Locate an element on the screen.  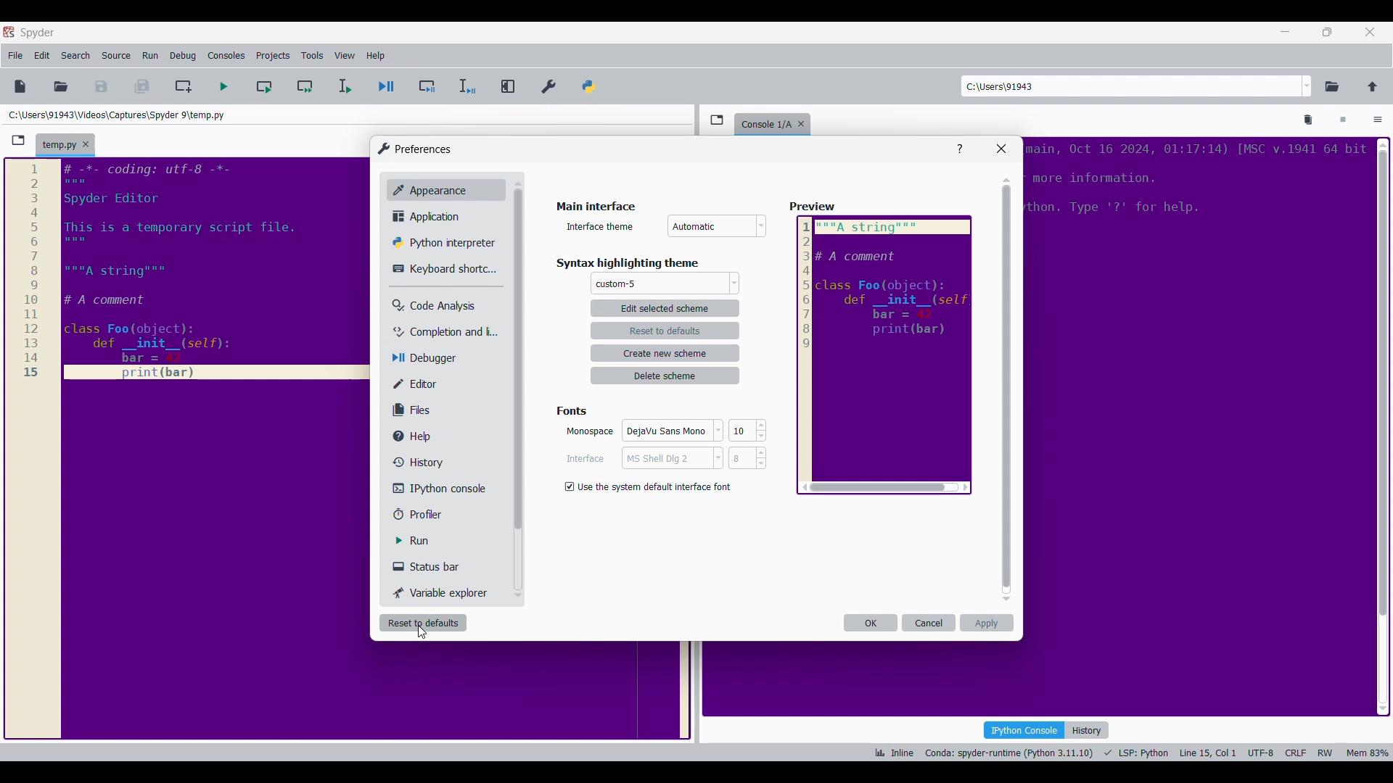
Run is located at coordinates (447, 541).